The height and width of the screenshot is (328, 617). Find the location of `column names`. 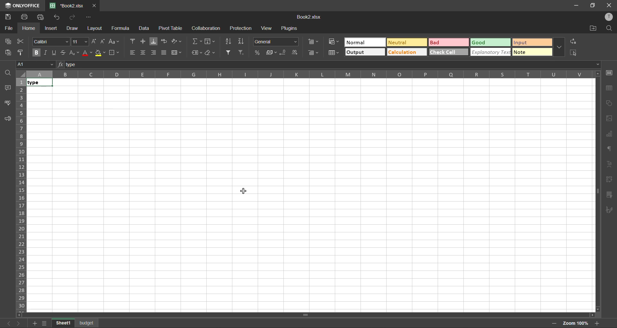

column names is located at coordinates (308, 74).